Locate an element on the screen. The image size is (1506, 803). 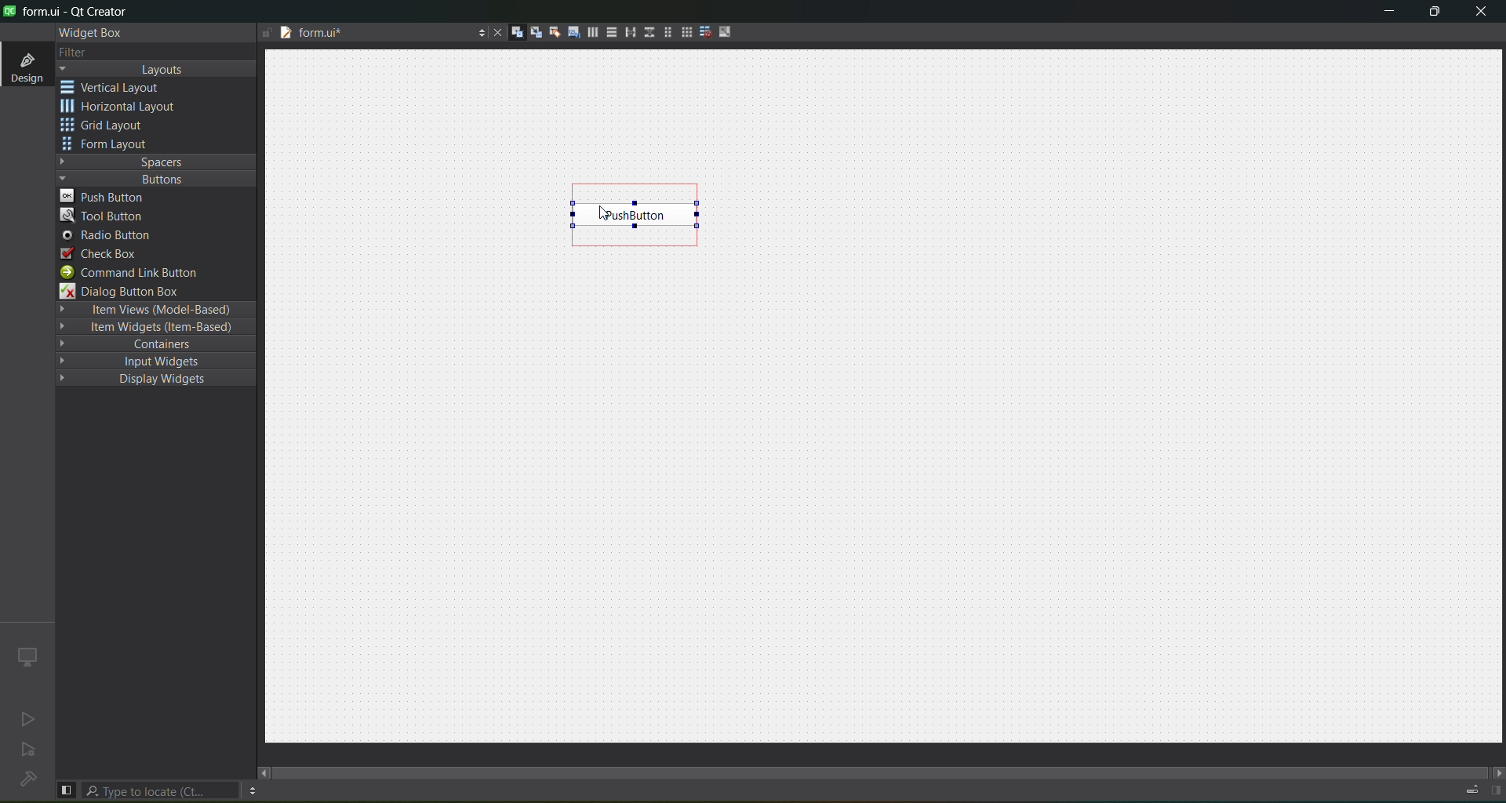
scroll bar is located at coordinates (882, 765).